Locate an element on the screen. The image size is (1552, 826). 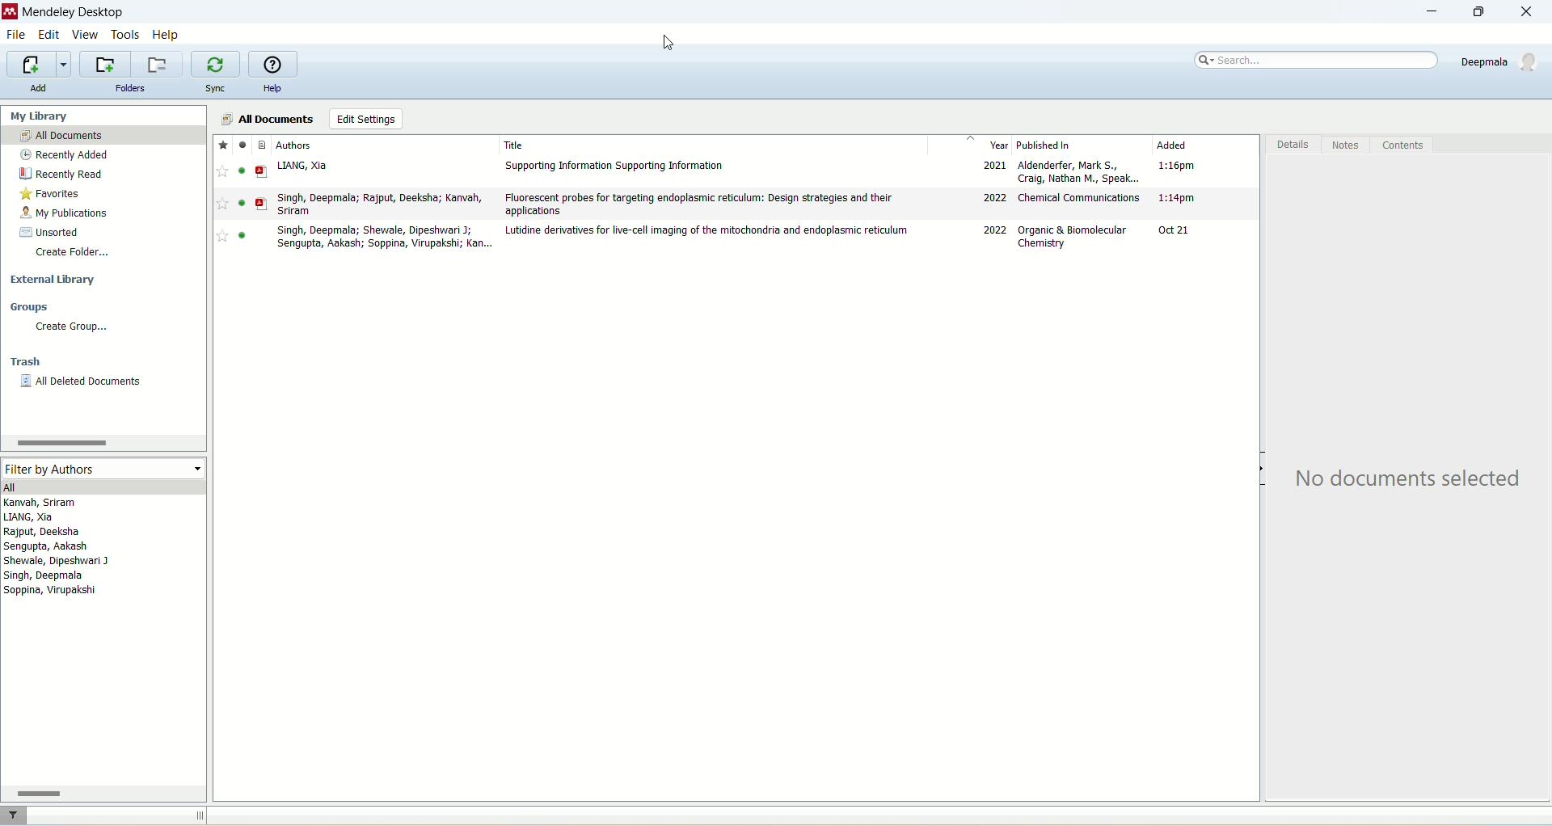
Favourites is located at coordinates (221, 145).